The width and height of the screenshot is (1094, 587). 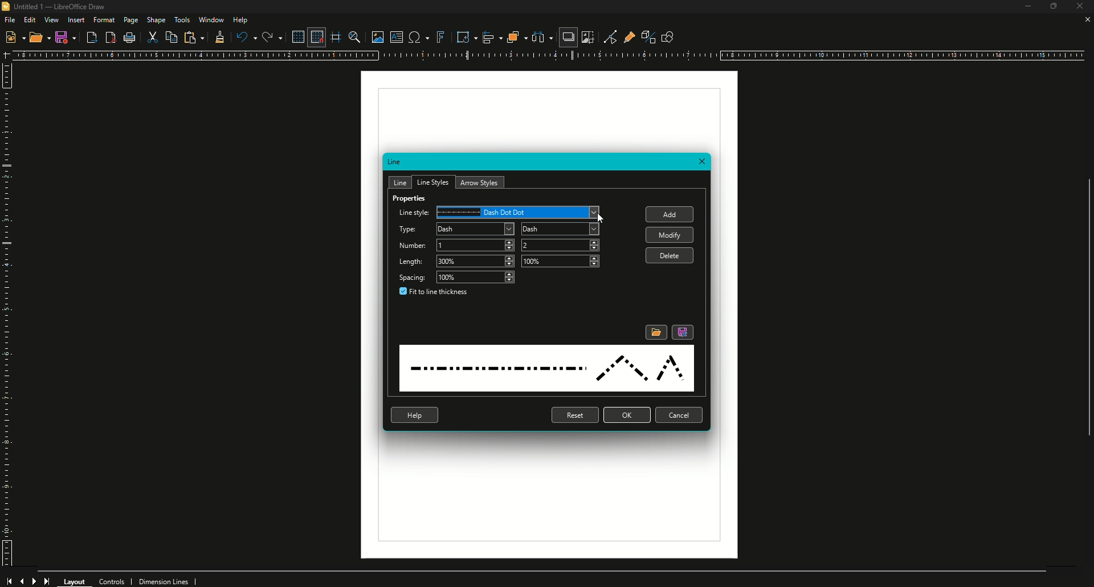 I want to click on Reset, so click(x=574, y=415).